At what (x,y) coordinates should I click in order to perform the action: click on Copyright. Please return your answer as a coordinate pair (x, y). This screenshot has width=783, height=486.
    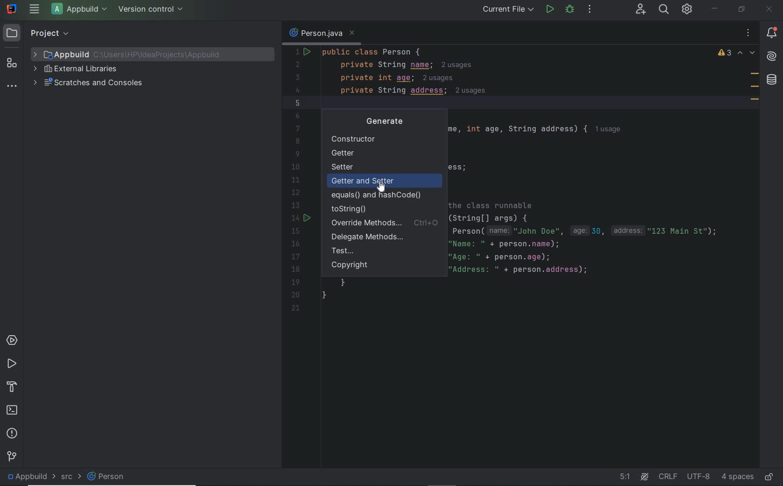
    Looking at the image, I should click on (354, 267).